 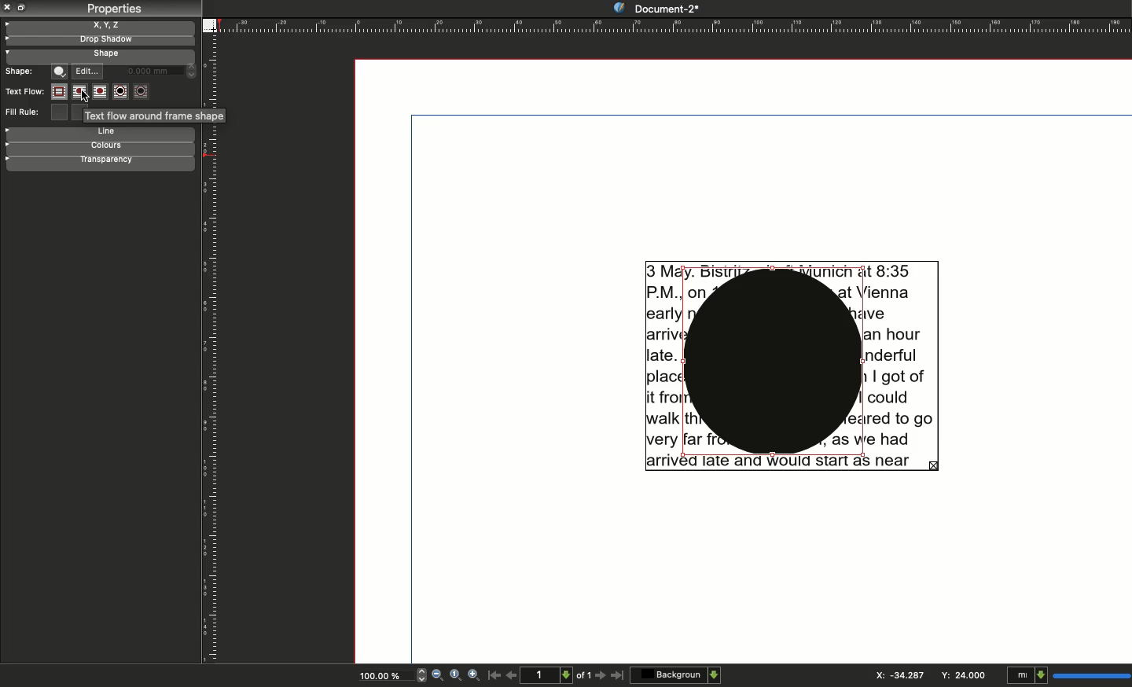 I want to click on Y: 87.481, so click(x=961, y=675).